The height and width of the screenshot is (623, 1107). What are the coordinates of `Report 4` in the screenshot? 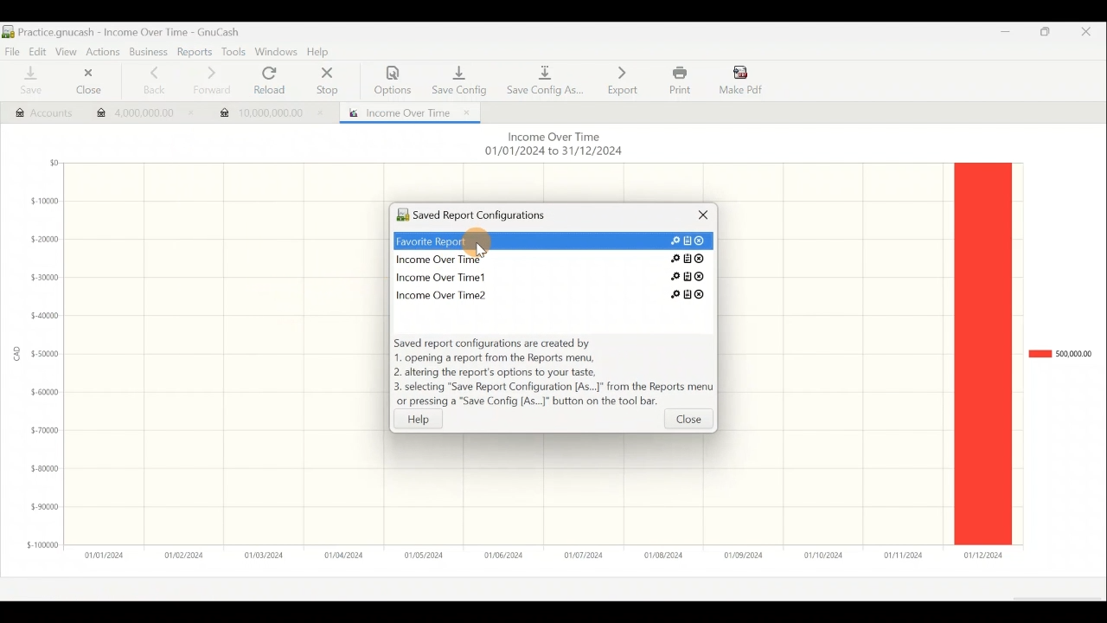 It's located at (547, 292).